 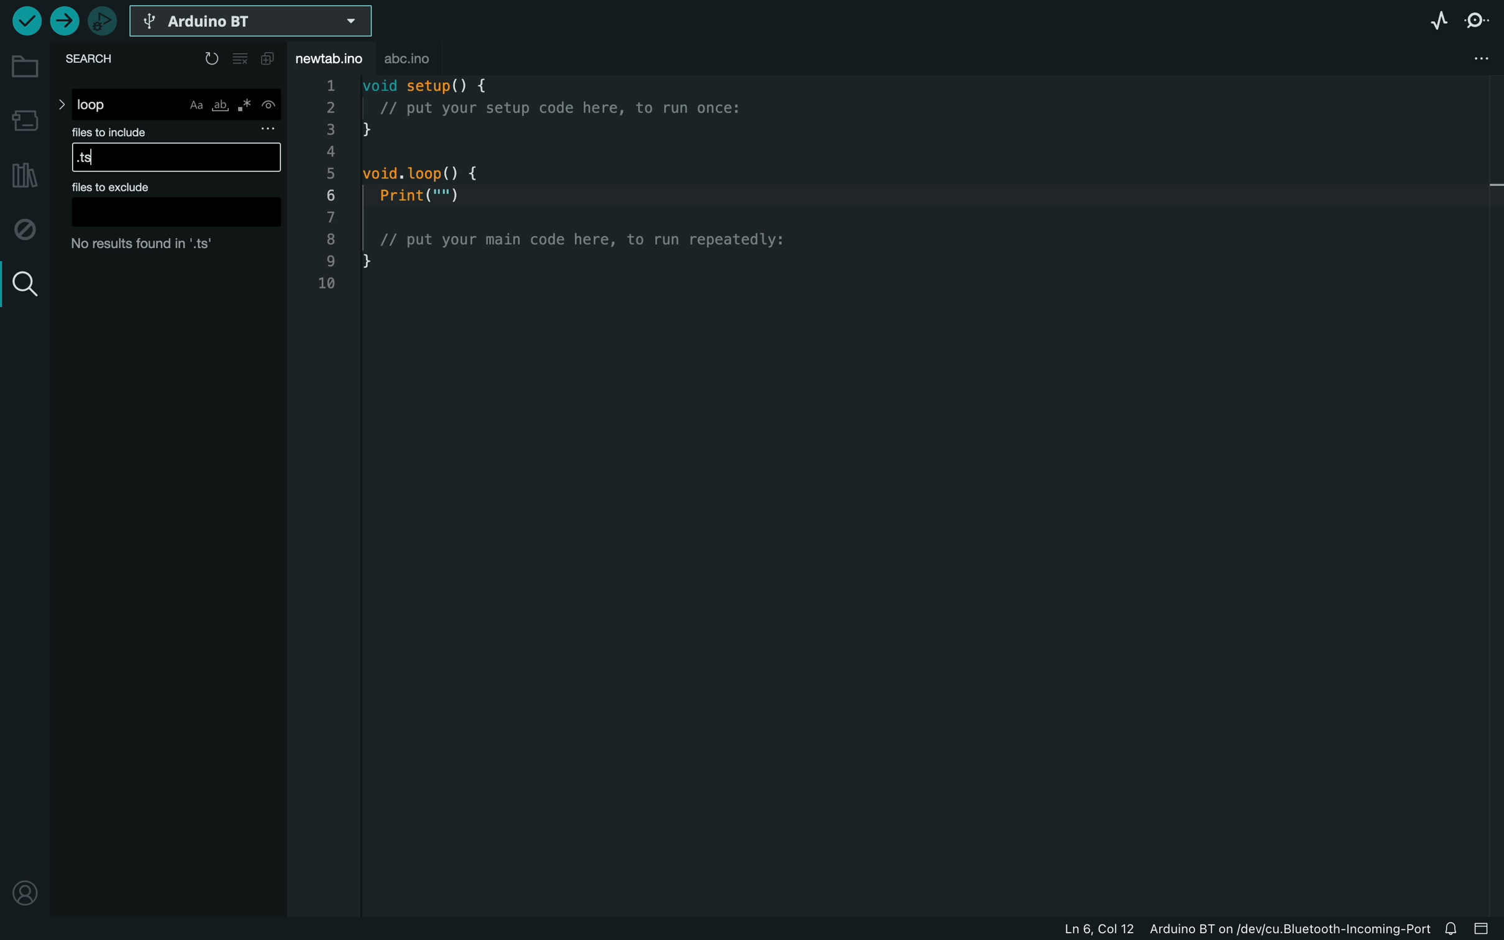 What do you see at coordinates (25, 886) in the screenshot?
I see `profile` at bounding box center [25, 886].